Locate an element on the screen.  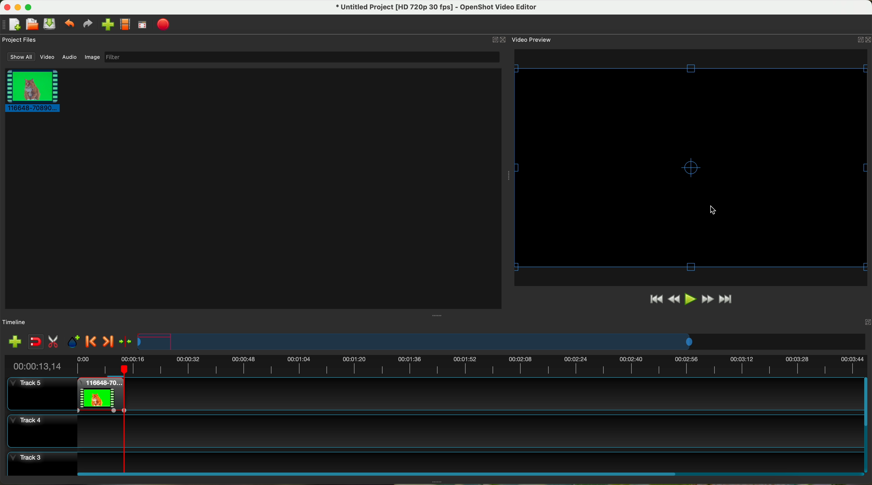
import files is located at coordinates (15, 342).